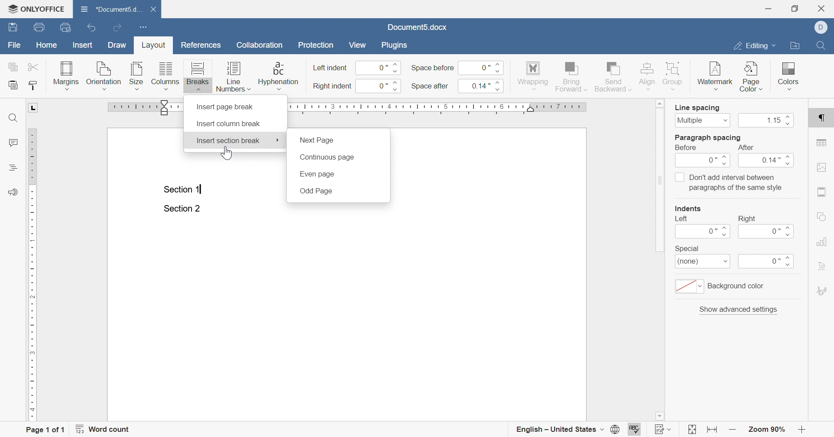 Image resolution: width=834 pixels, height=437 pixels. Describe the element at coordinates (733, 430) in the screenshot. I see `zoom in` at that location.